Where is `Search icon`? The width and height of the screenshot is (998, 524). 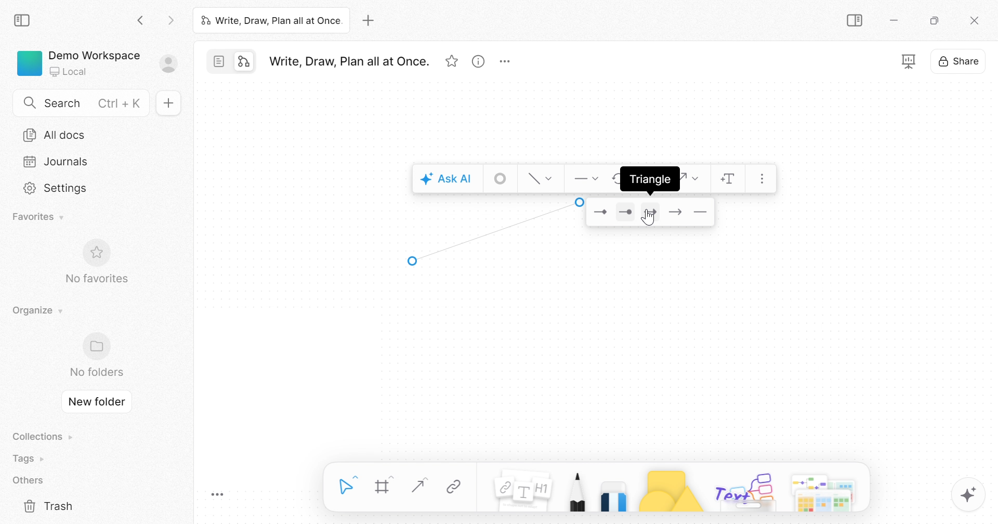 Search icon is located at coordinates (30, 103).